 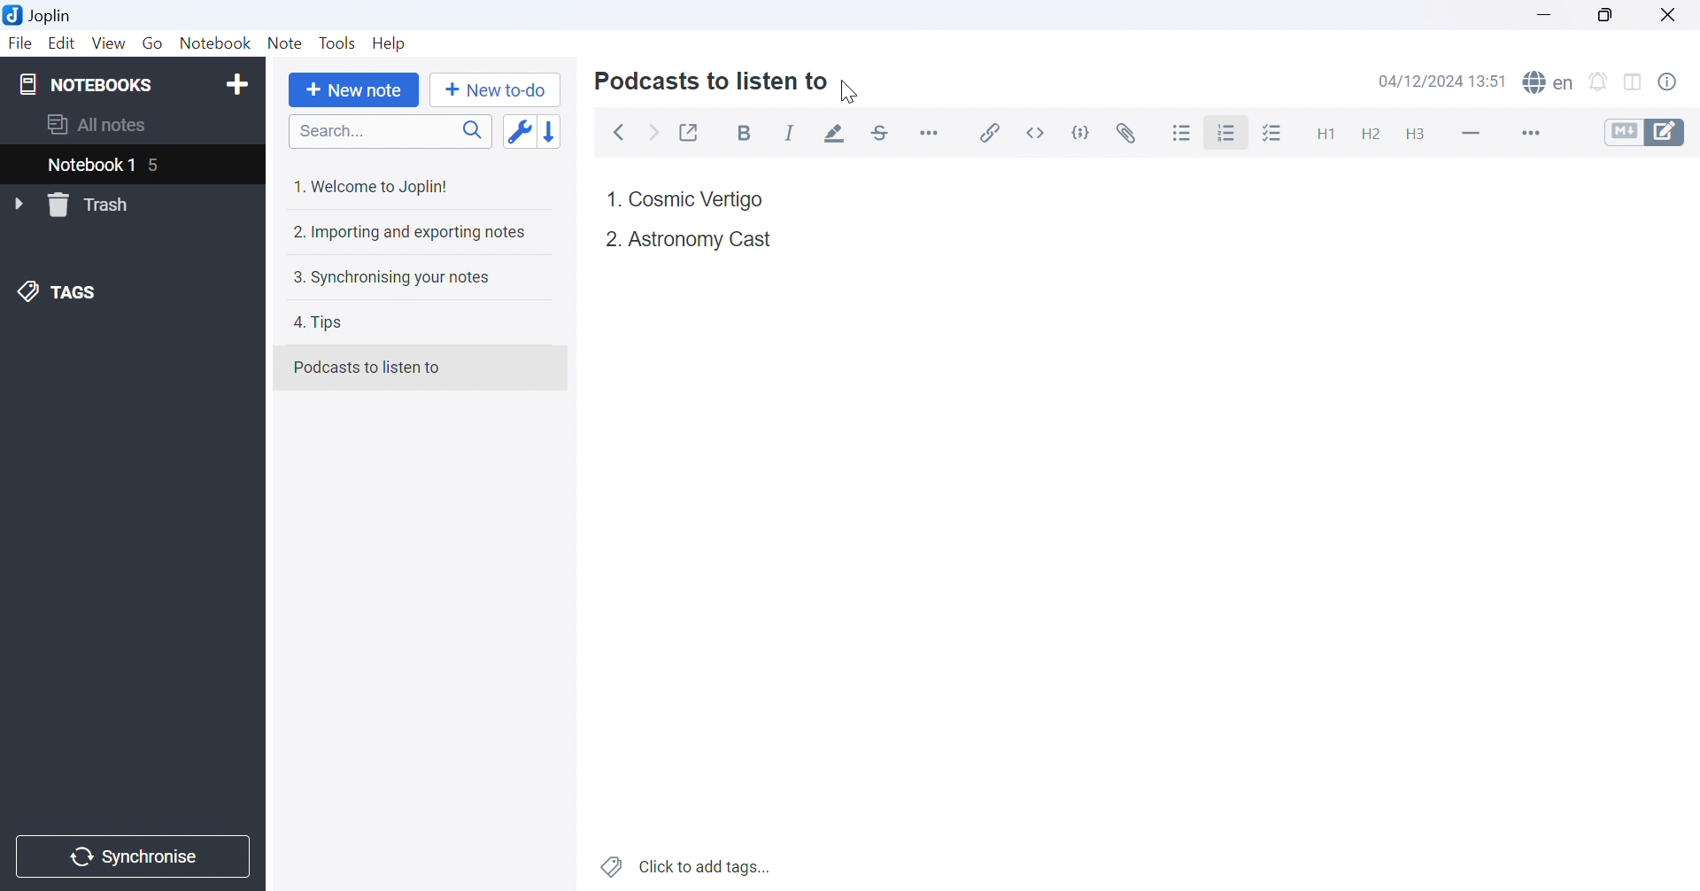 What do you see at coordinates (152, 43) in the screenshot?
I see `Go` at bounding box center [152, 43].